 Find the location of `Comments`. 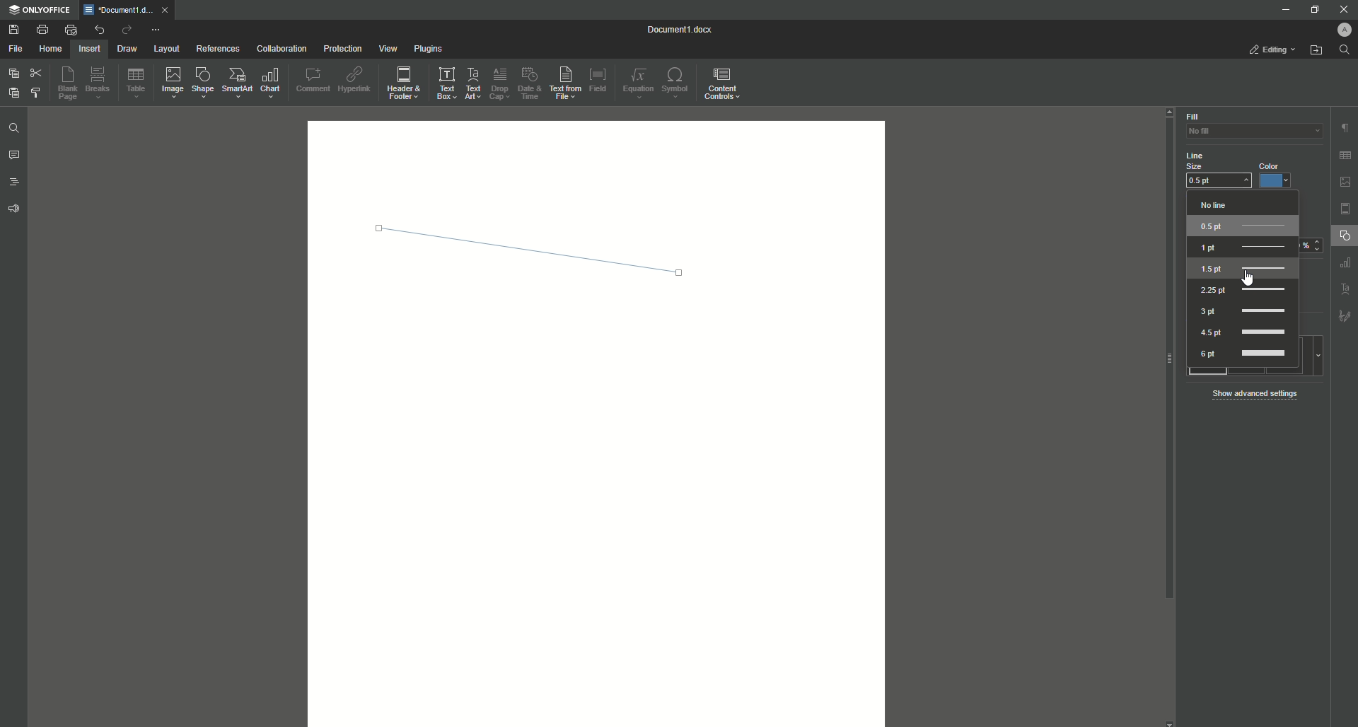

Comments is located at coordinates (14, 157).